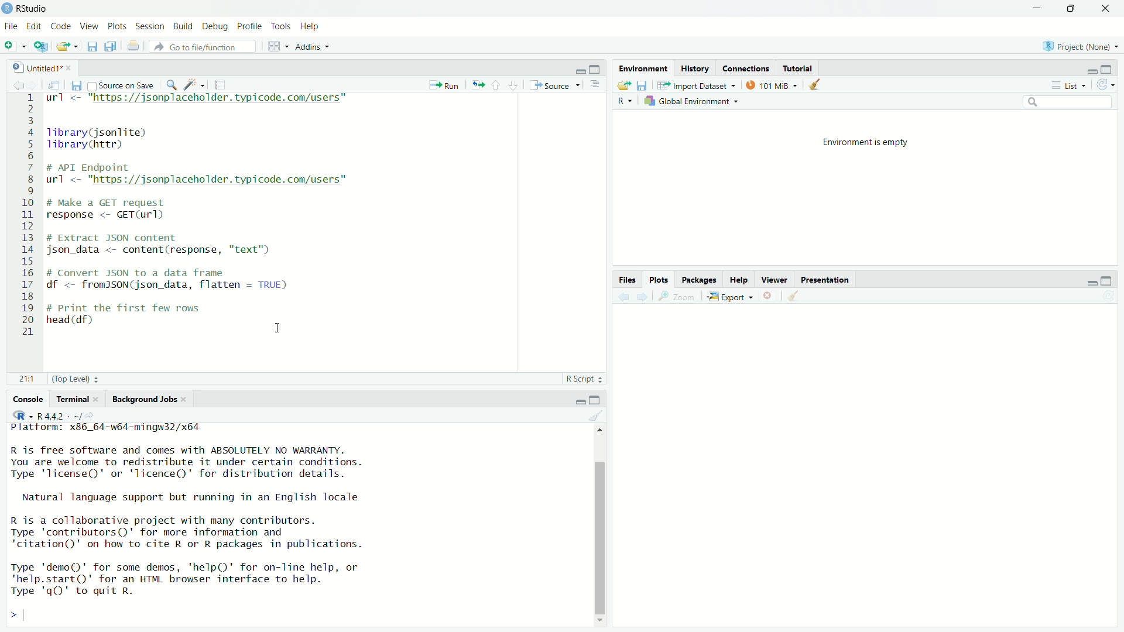  What do you see at coordinates (125, 317) in the screenshot?
I see `# Print the first few rows
head (df)` at bounding box center [125, 317].